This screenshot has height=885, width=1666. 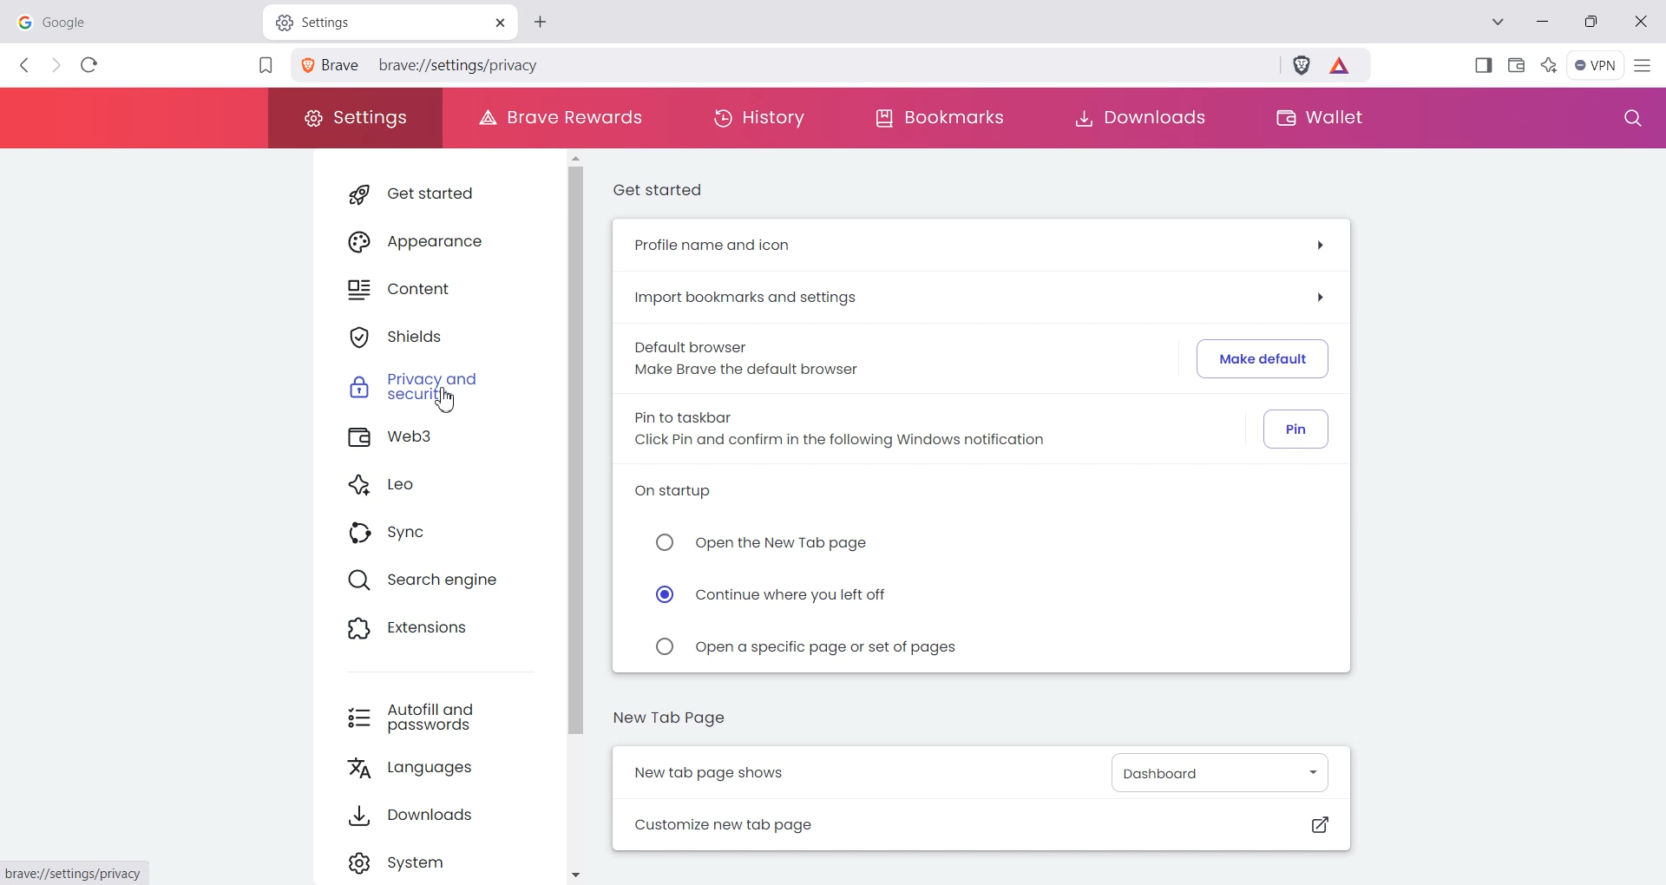 I want to click on Leo Ai, so click(x=1549, y=63).